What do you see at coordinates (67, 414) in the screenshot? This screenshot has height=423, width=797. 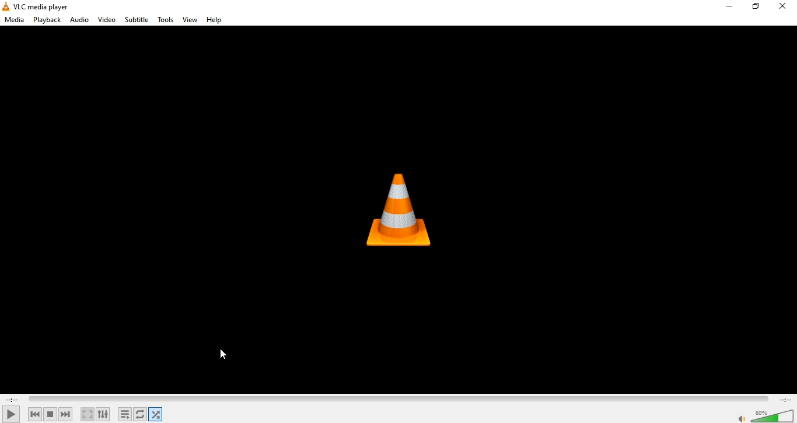 I see `next media in the playlist` at bounding box center [67, 414].